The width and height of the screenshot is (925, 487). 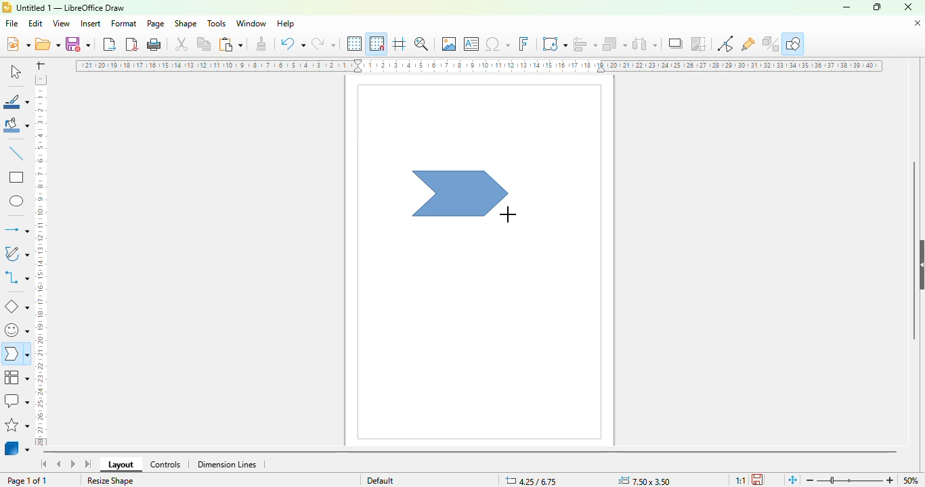 I want to click on basic shapes, so click(x=17, y=307).